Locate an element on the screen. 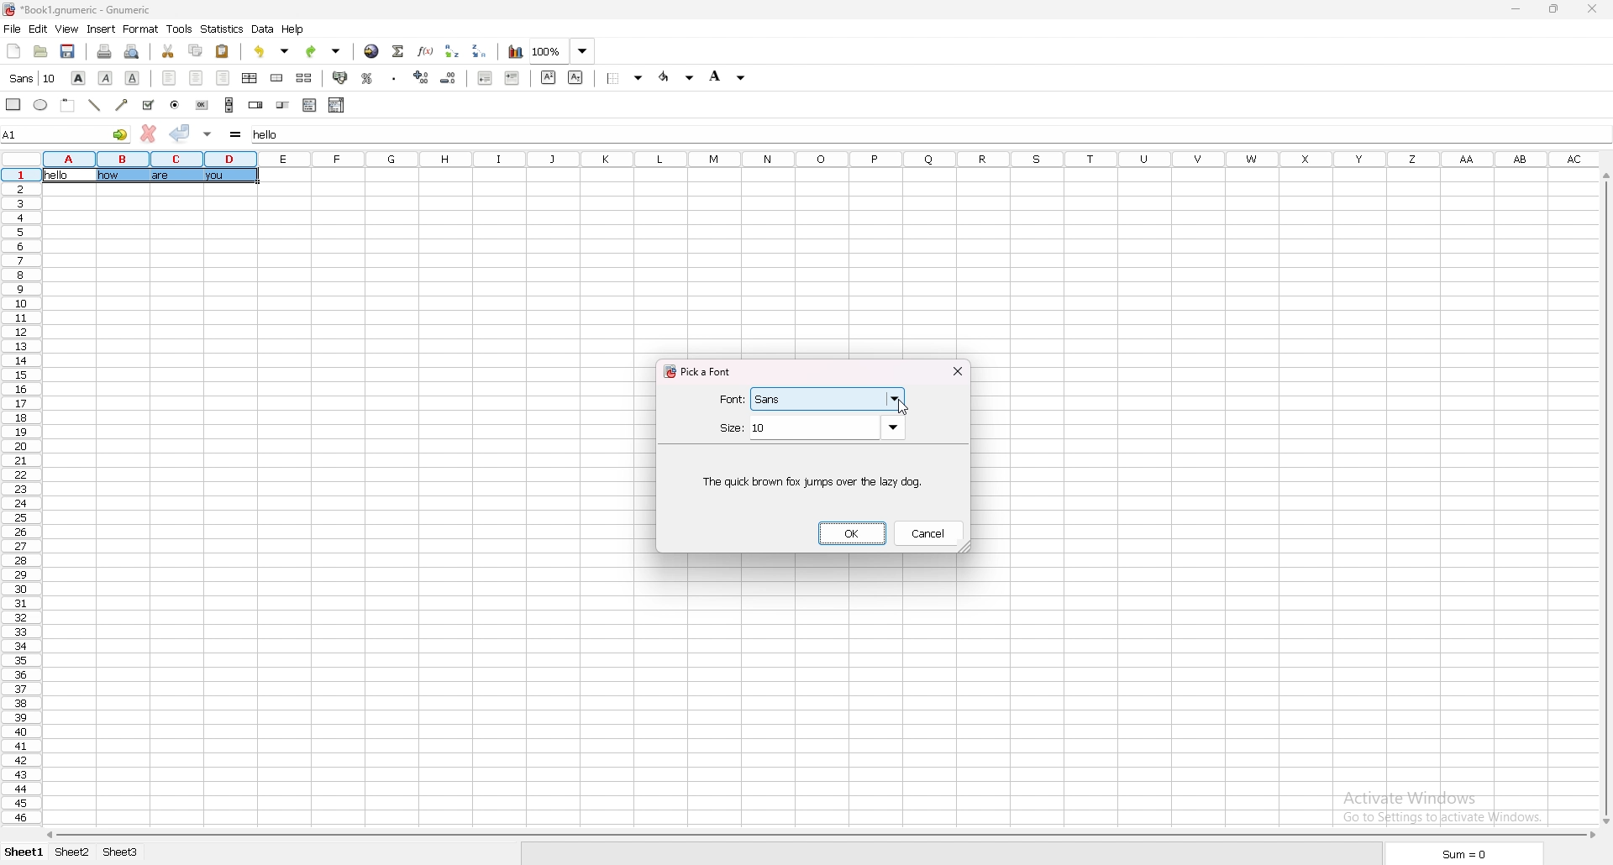 The image size is (1613, 865). resize is located at coordinates (1557, 8).